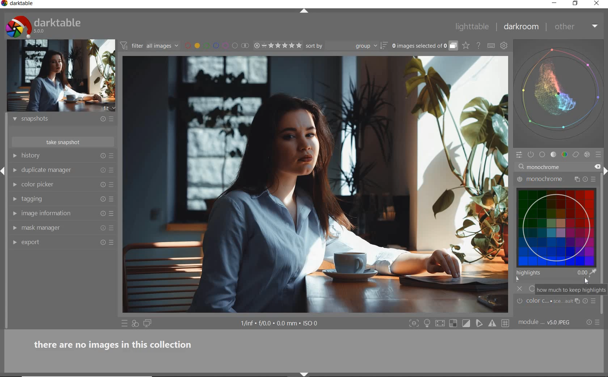 This screenshot has height=377, width=608. Describe the element at coordinates (593, 167) in the screenshot. I see `close` at that location.